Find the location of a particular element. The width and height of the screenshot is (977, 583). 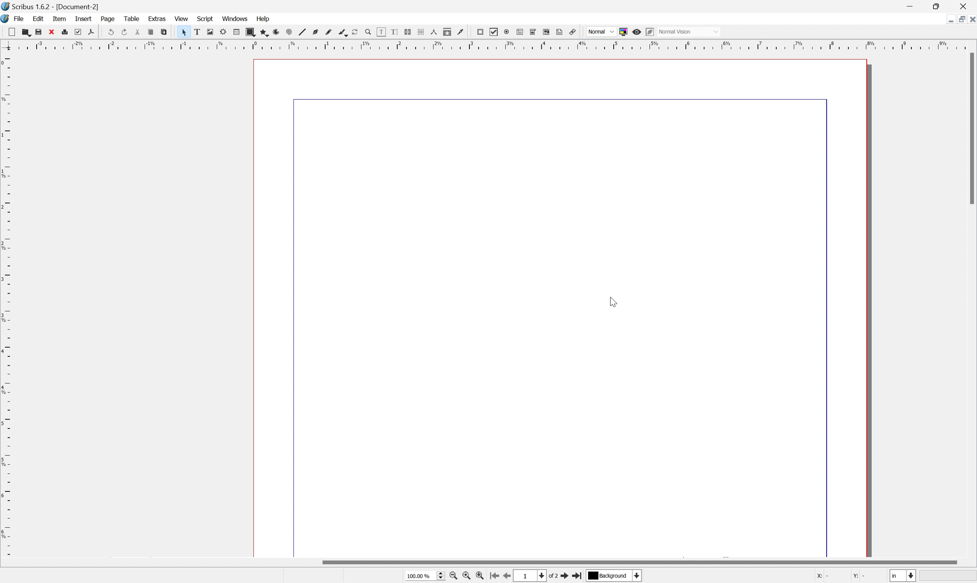

X: -  Y: - is located at coordinates (841, 576).